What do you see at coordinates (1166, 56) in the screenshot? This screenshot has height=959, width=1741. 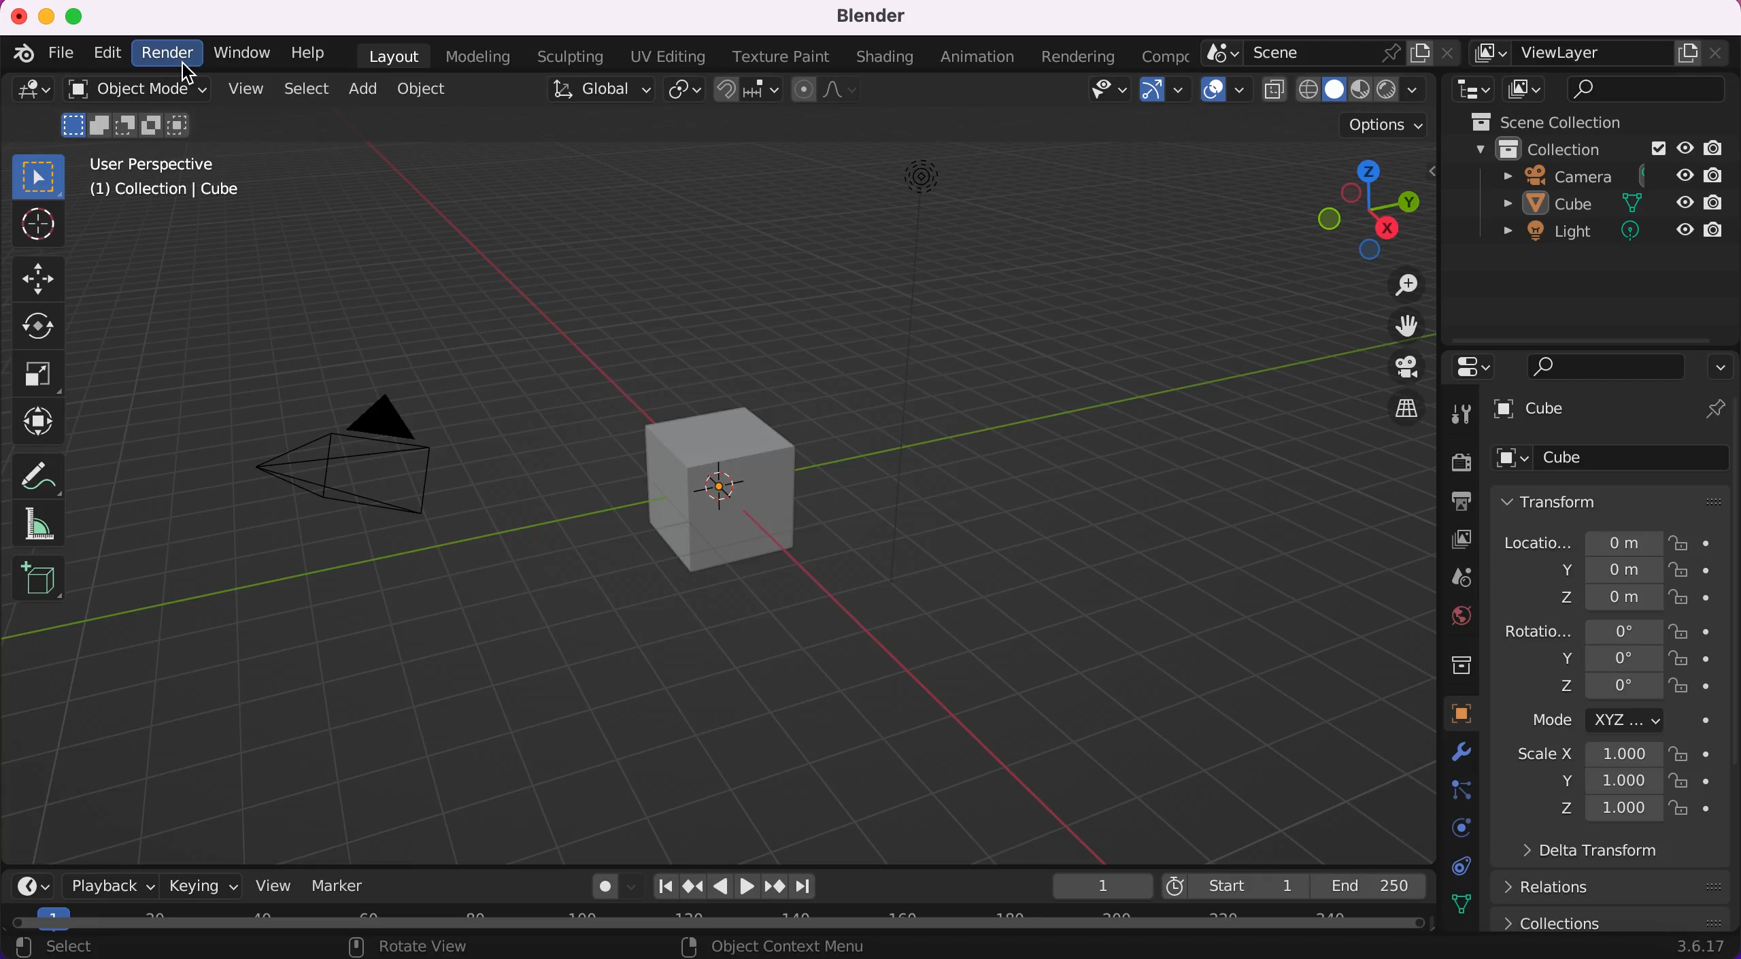 I see `active workspace` at bounding box center [1166, 56].